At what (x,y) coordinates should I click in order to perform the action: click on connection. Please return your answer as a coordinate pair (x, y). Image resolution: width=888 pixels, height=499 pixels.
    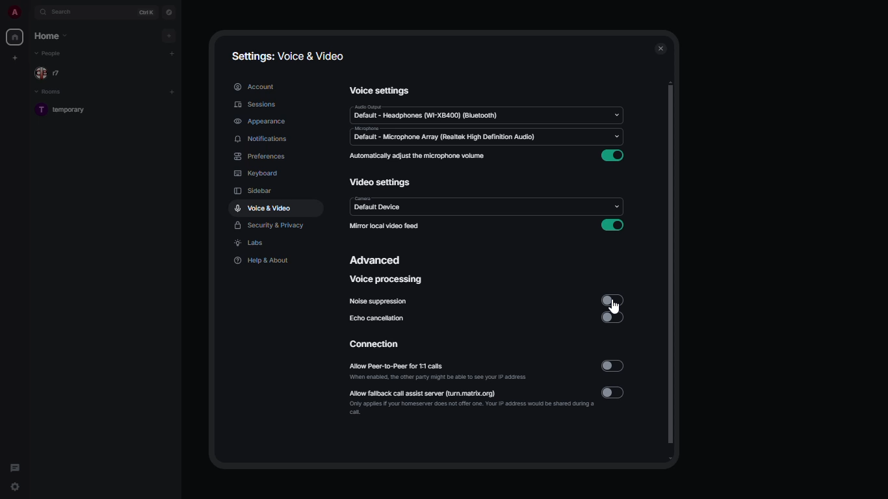
    Looking at the image, I should click on (380, 344).